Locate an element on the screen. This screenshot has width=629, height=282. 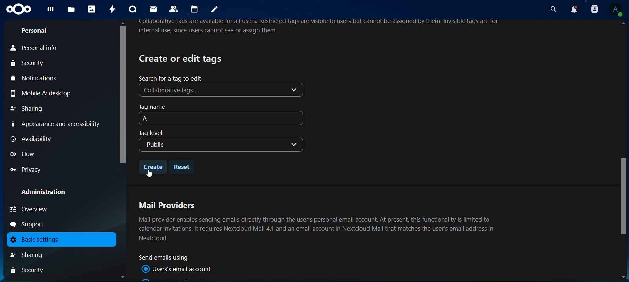
personal is located at coordinates (34, 32).